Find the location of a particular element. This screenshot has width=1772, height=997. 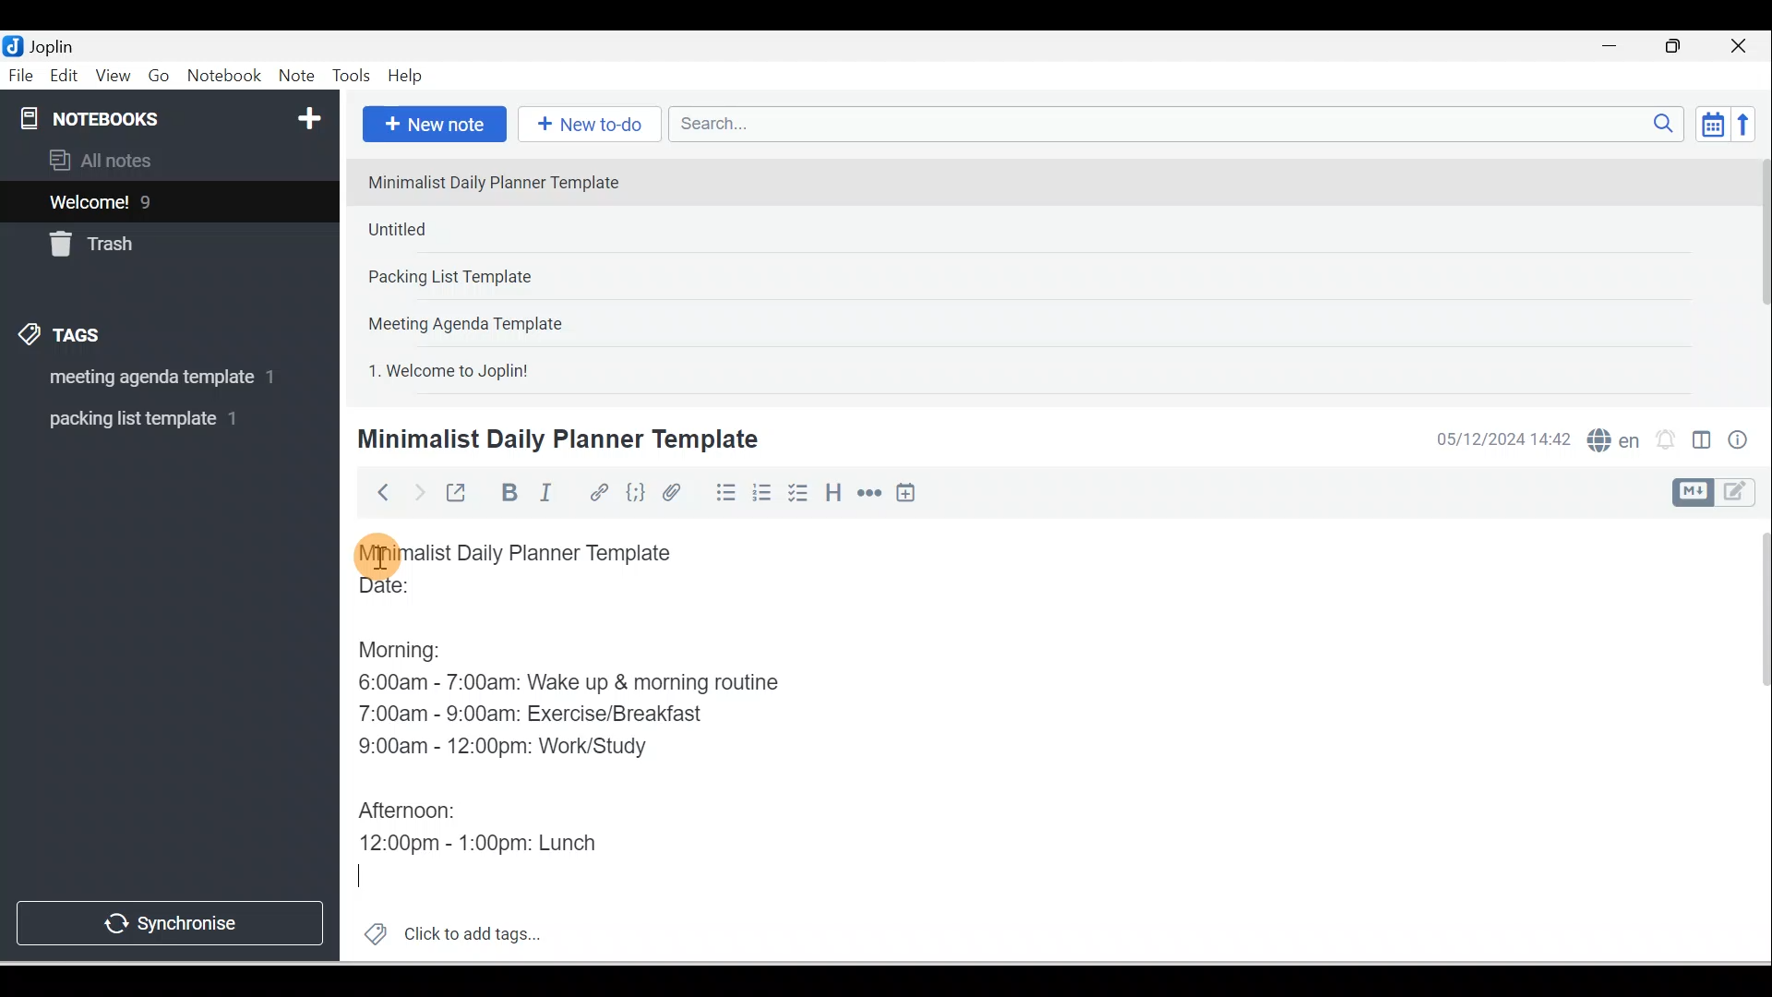

Joplin is located at coordinates (56, 44).